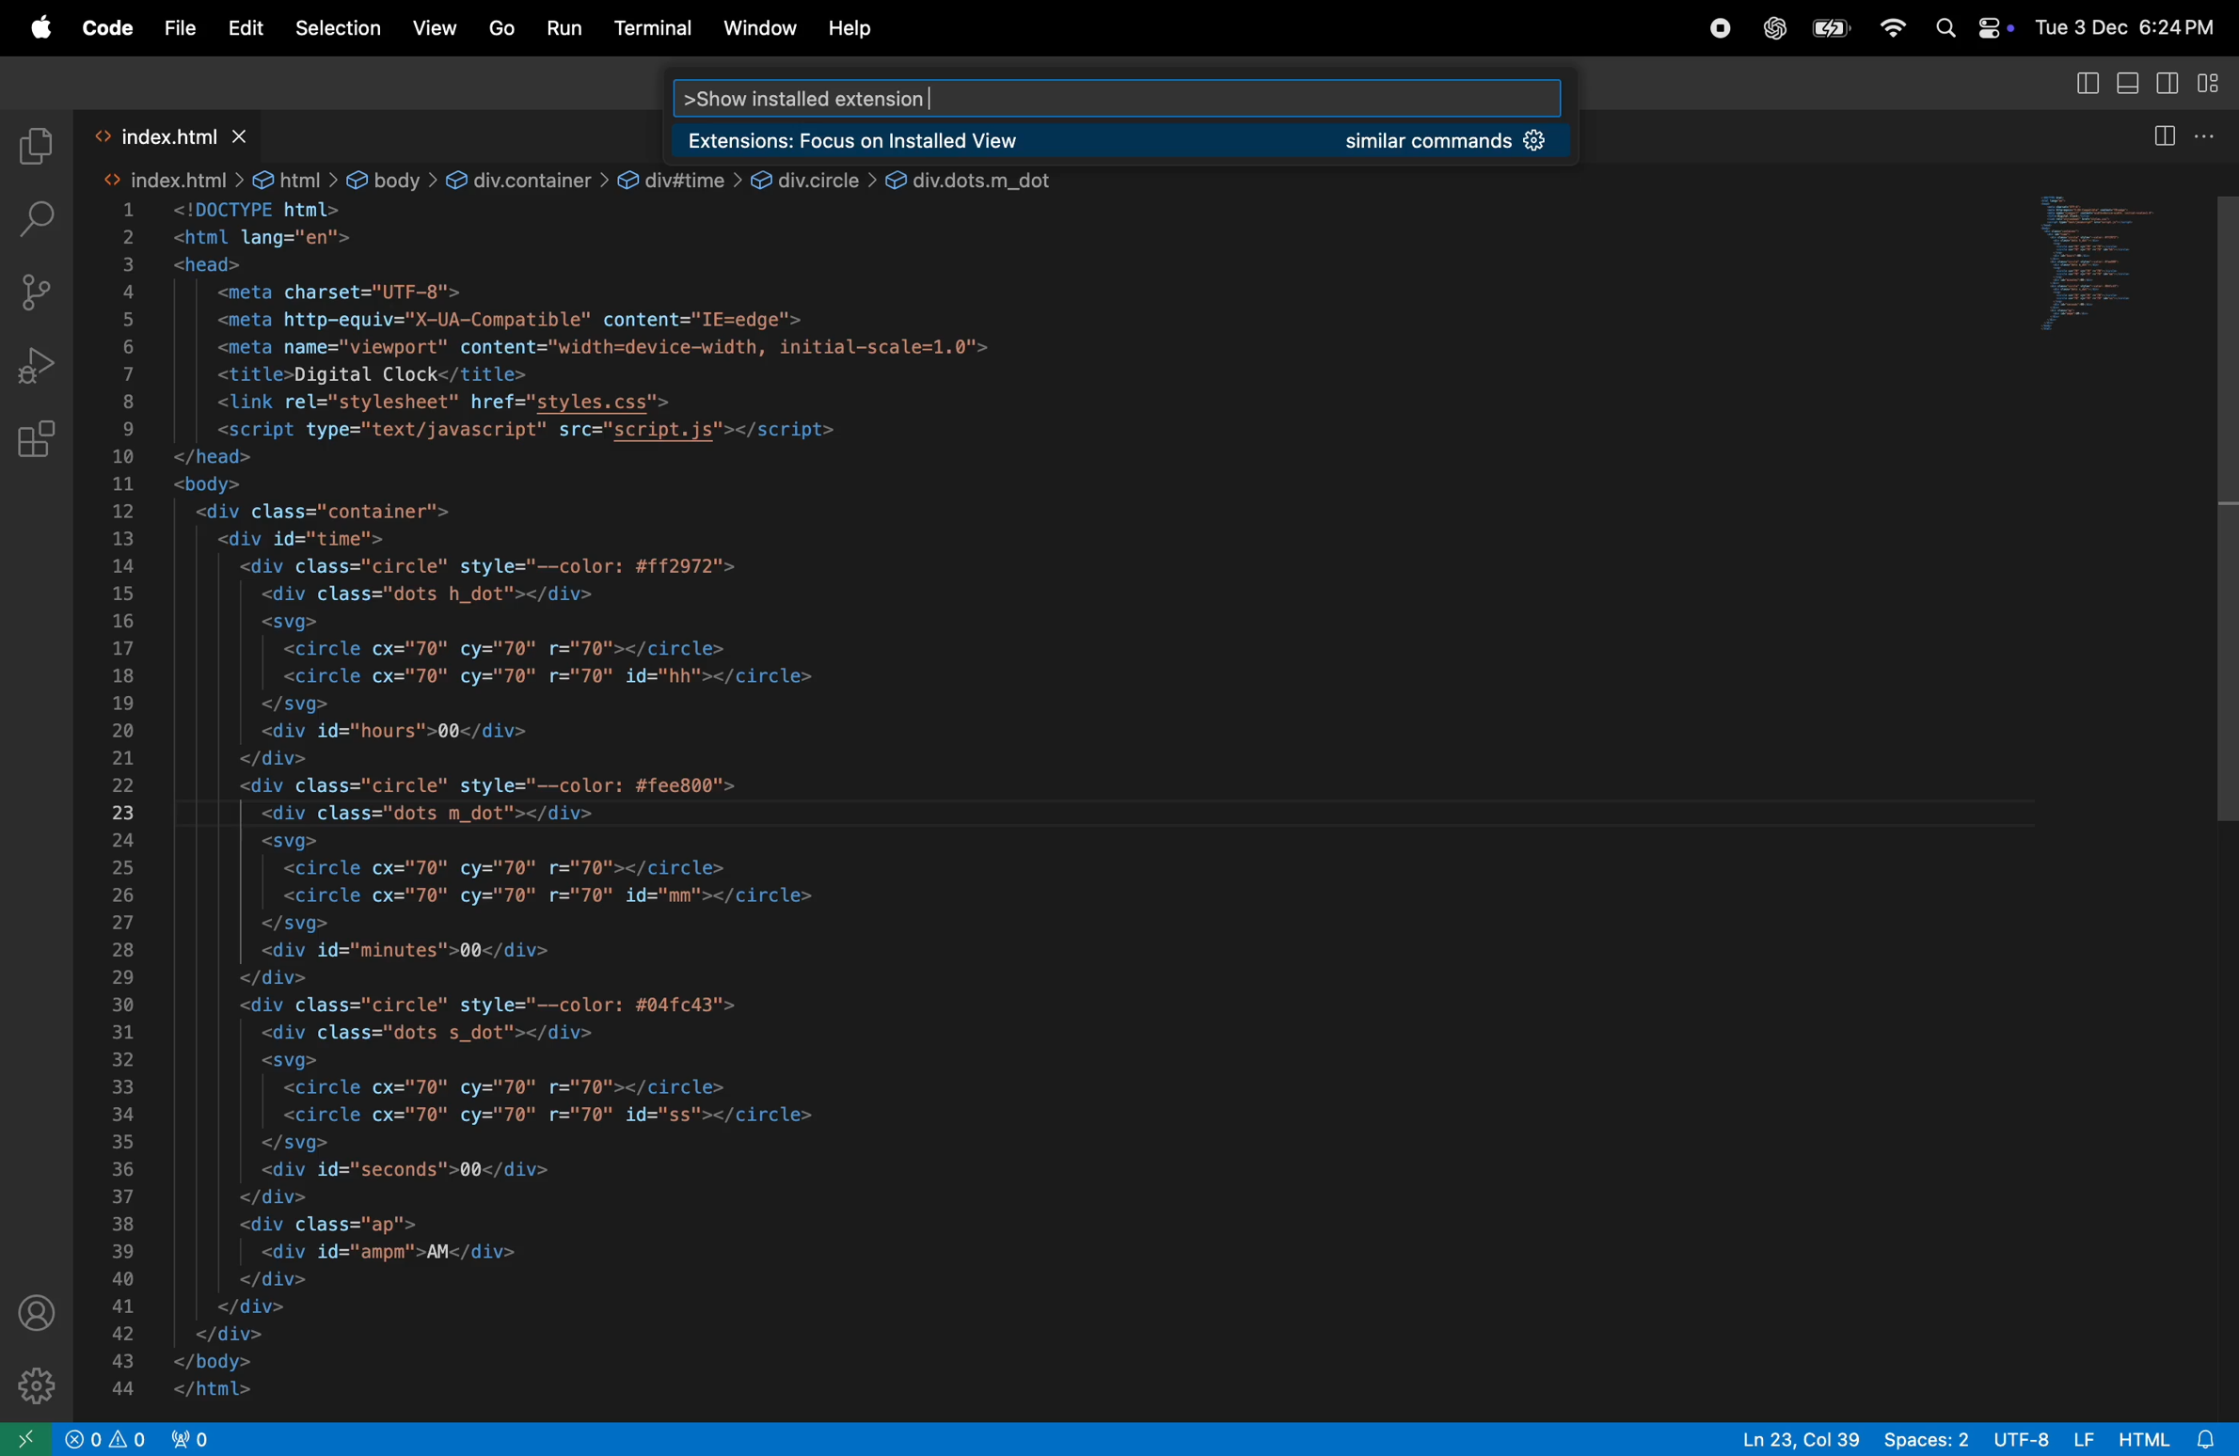  Describe the element at coordinates (977, 177) in the screenshot. I see `div.dots.m_dot` at that location.